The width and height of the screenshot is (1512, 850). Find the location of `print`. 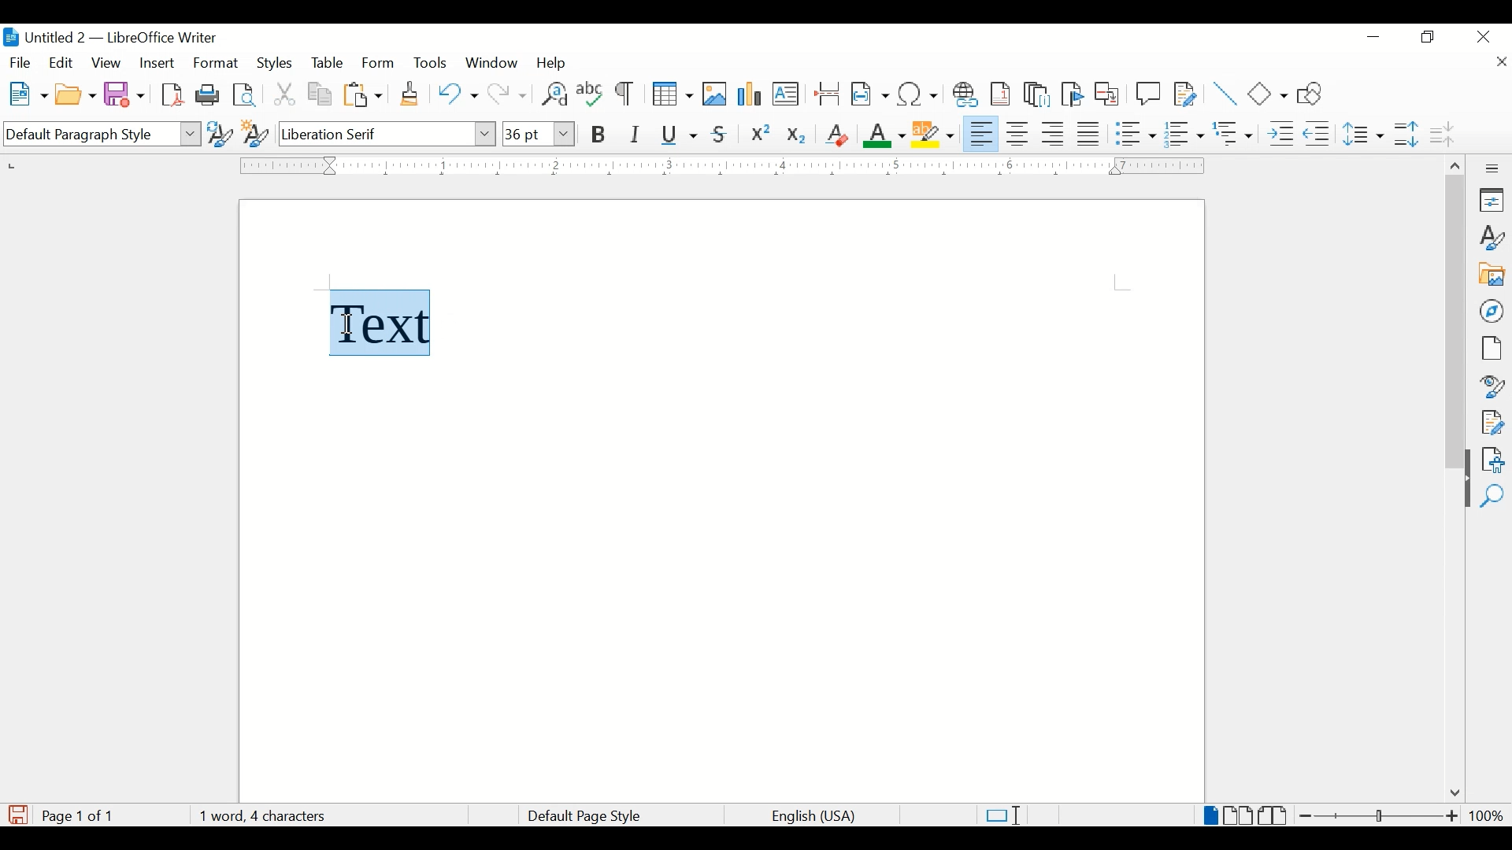

print is located at coordinates (208, 94).